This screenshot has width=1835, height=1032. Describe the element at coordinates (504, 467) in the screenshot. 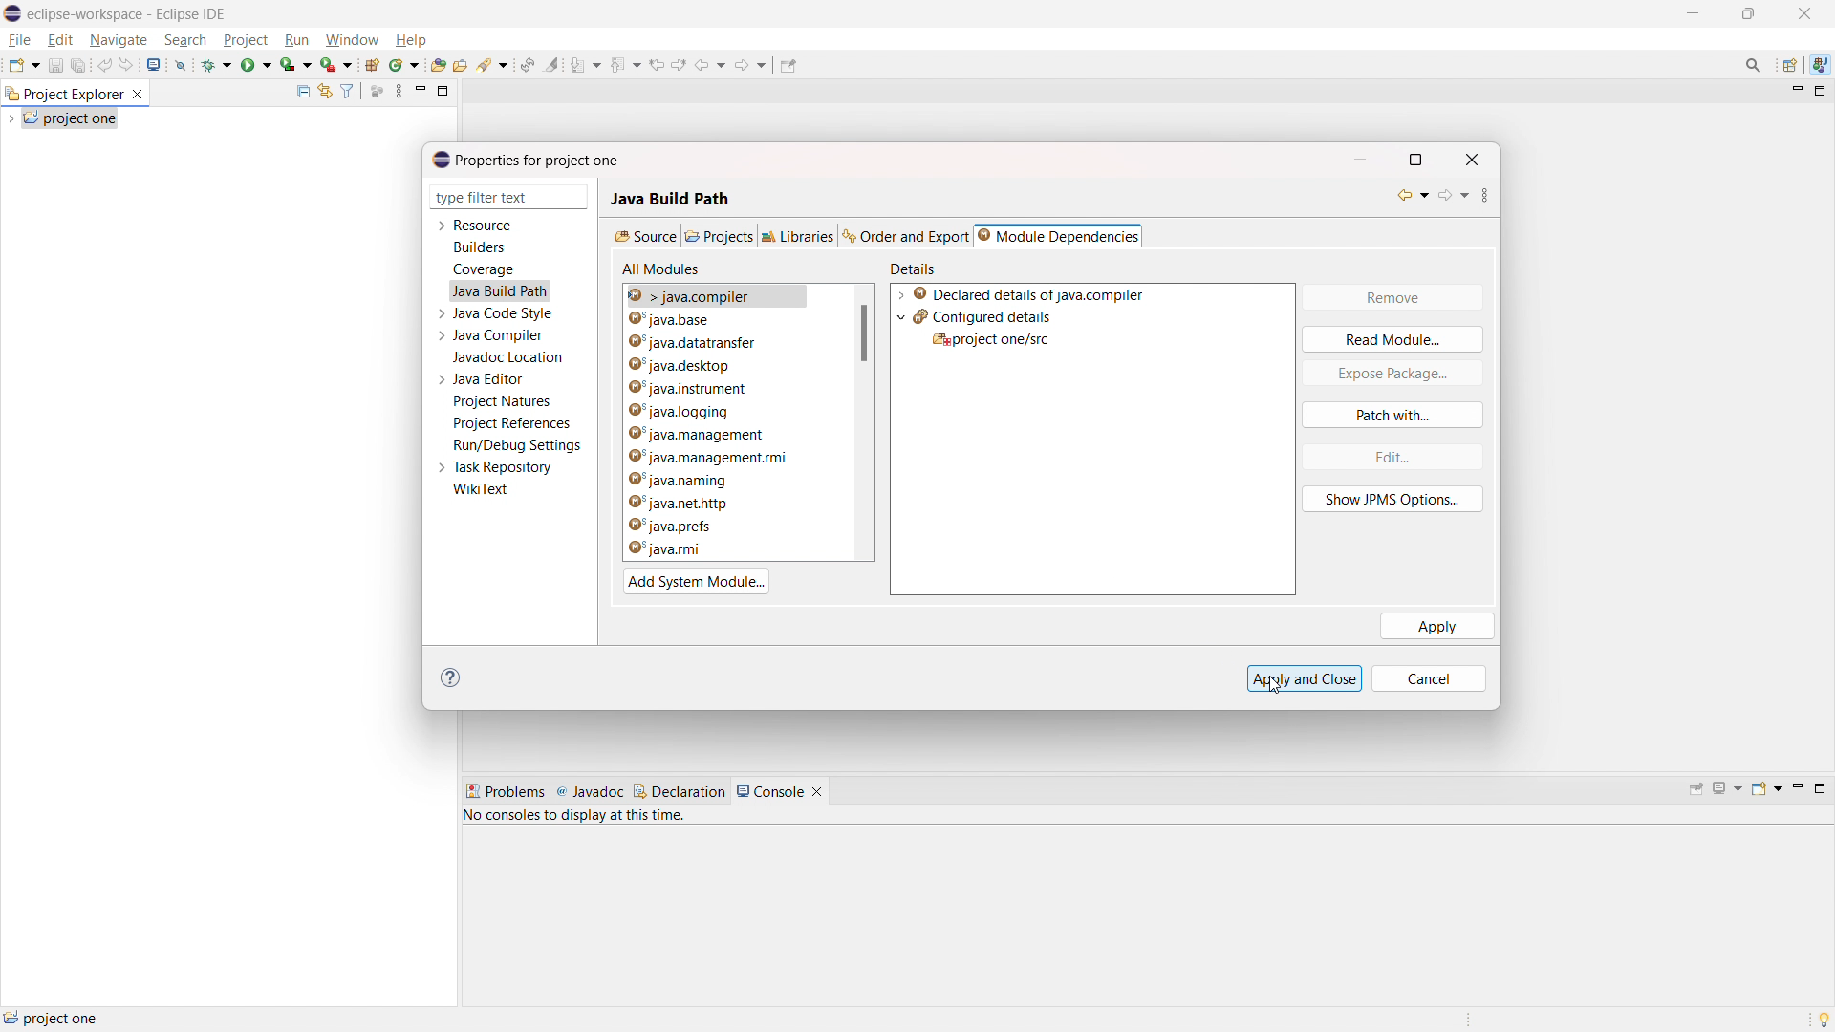

I see `task repository` at that location.